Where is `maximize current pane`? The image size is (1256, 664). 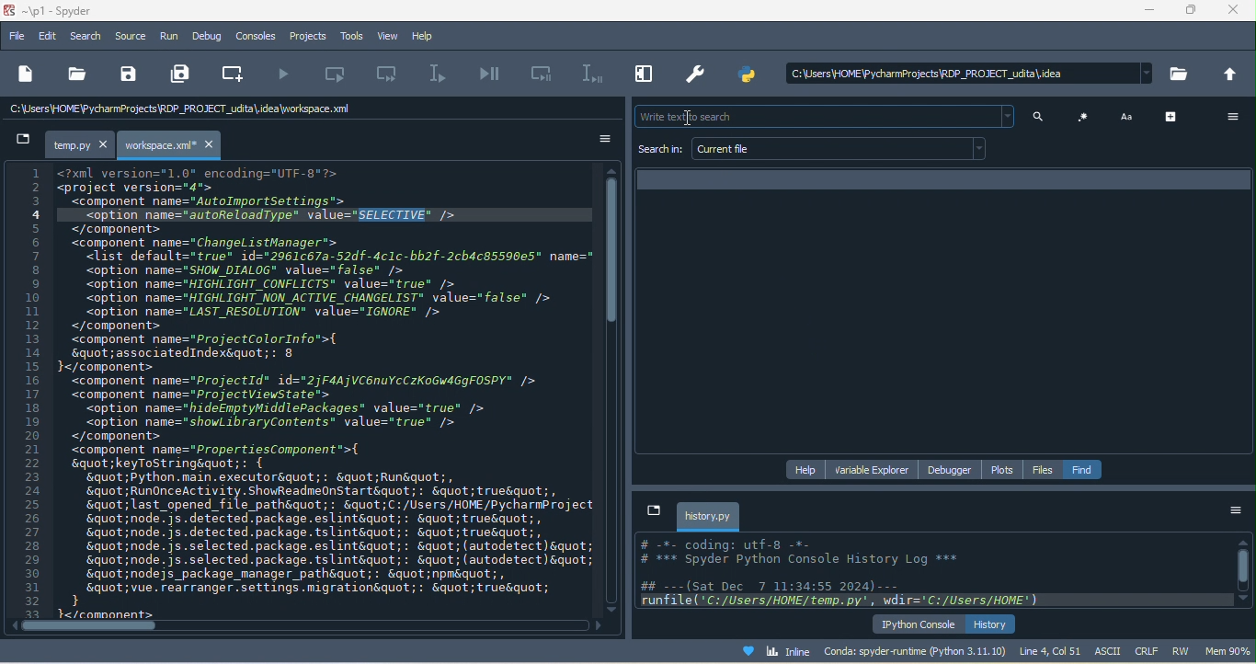
maximize current pane is located at coordinates (641, 76).